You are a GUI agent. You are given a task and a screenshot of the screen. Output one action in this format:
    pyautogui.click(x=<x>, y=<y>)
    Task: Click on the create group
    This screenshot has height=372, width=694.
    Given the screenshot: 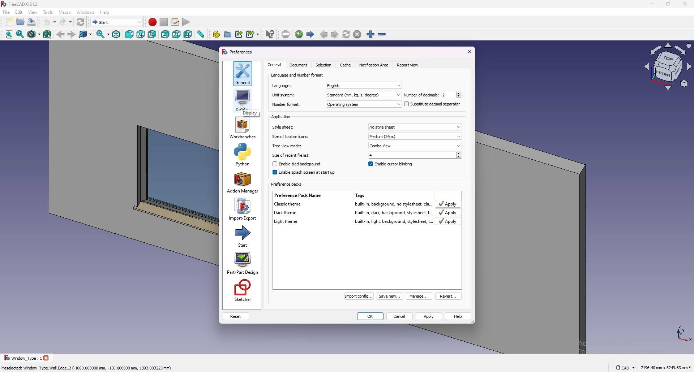 What is the action you would take?
    pyautogui.click(x=228, y=34)
    